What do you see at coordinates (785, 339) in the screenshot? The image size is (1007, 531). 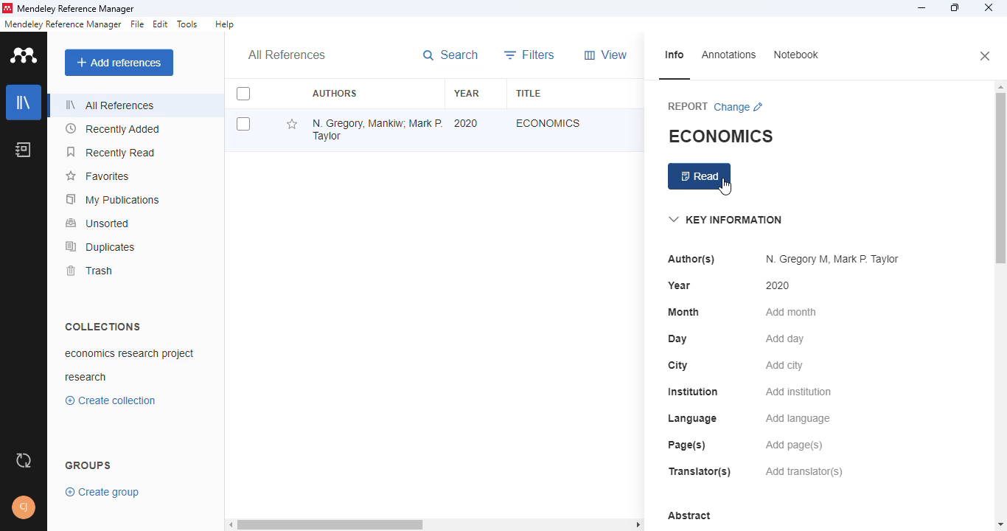 I see `add day` at bounding box center [785, 339].